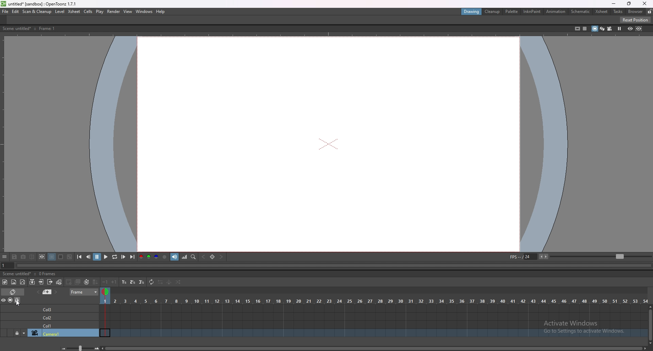 This screenshot has width=653, height=351. Describe the element at coordinates (41, 282) in the screenshot. I see `open sub xsheet` at that location.